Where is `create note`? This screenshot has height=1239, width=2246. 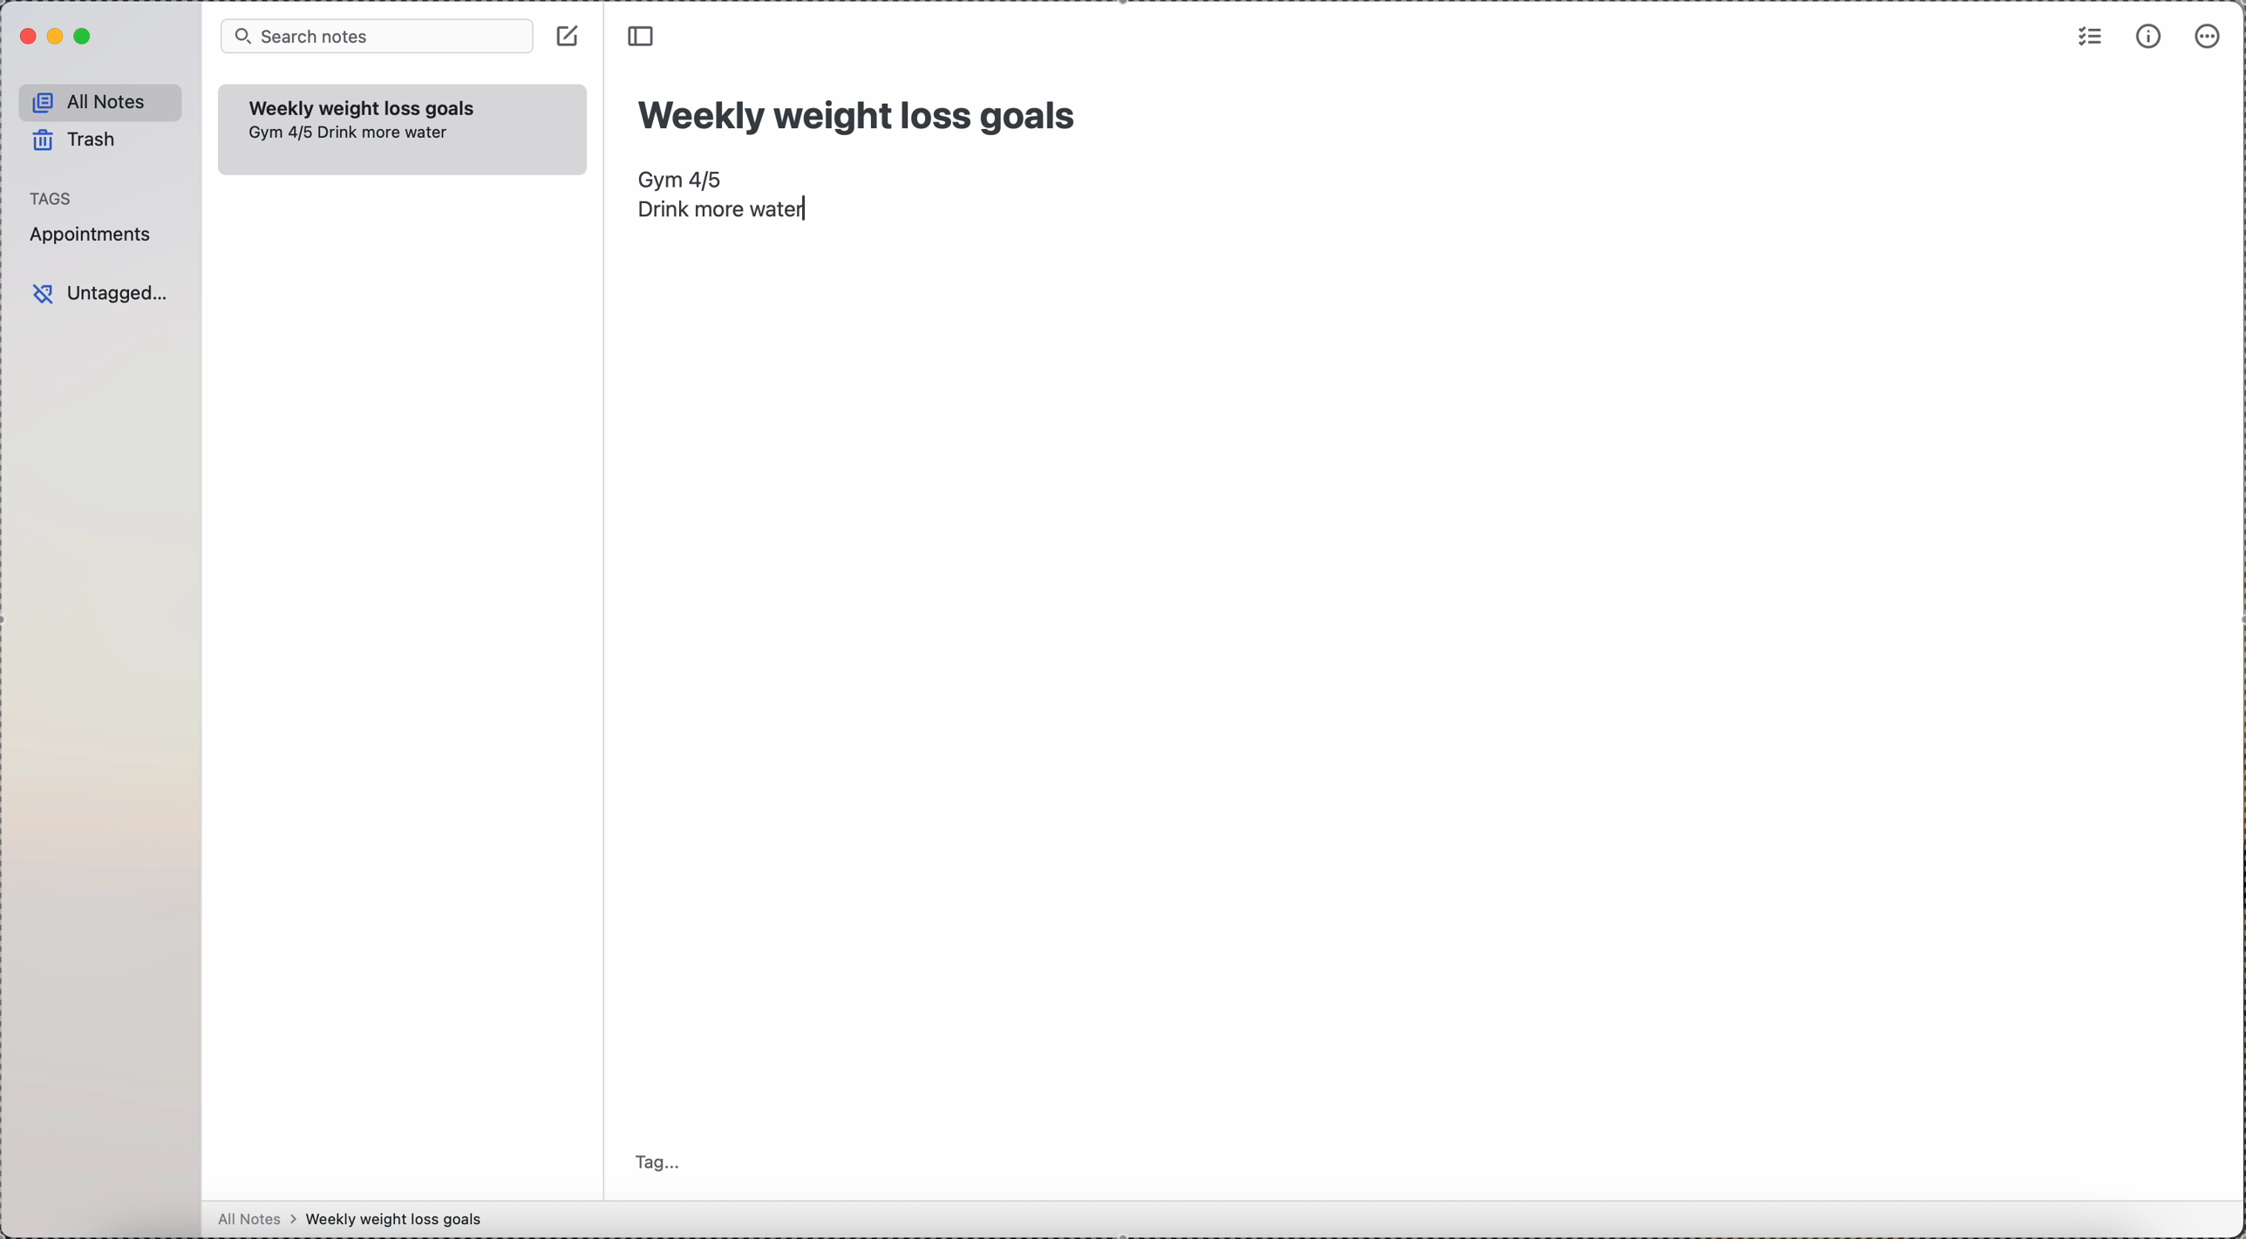
create note is located at coordinates (568, 36).